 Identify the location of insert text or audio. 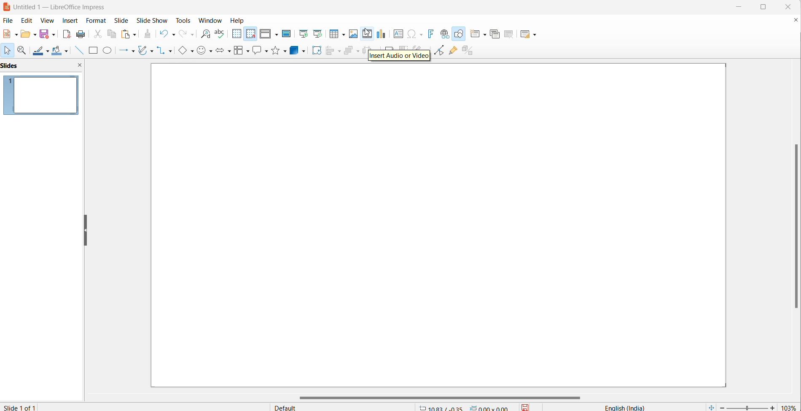
(398, 57).